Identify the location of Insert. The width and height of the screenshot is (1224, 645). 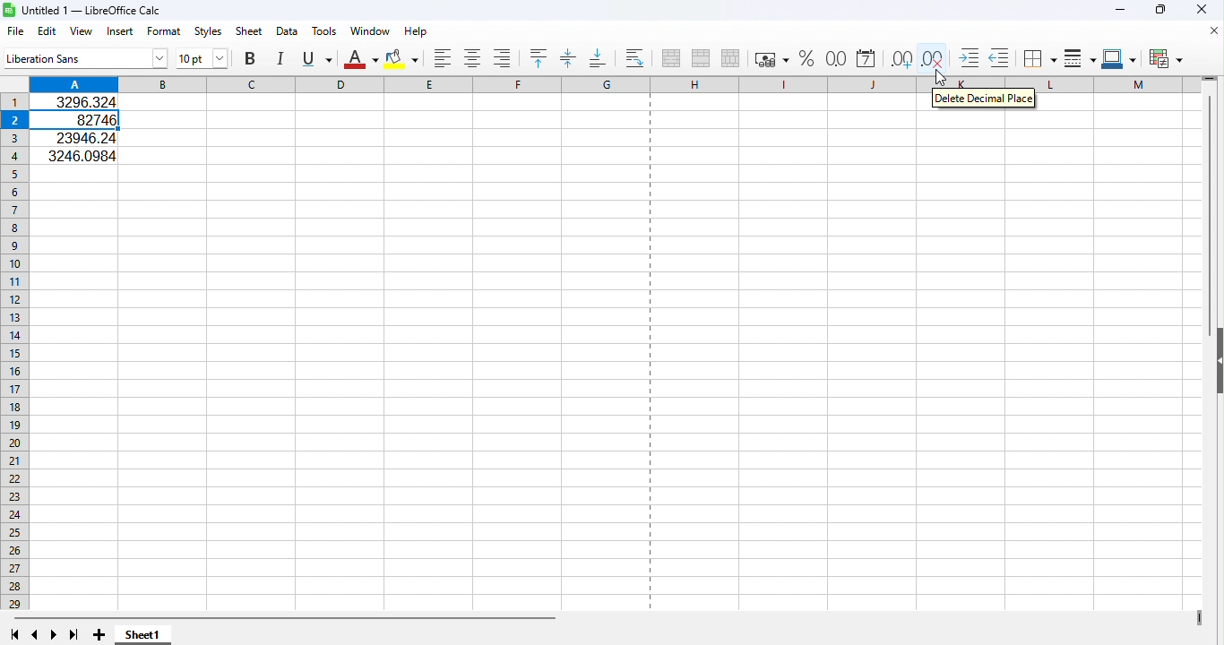
(122, 32).